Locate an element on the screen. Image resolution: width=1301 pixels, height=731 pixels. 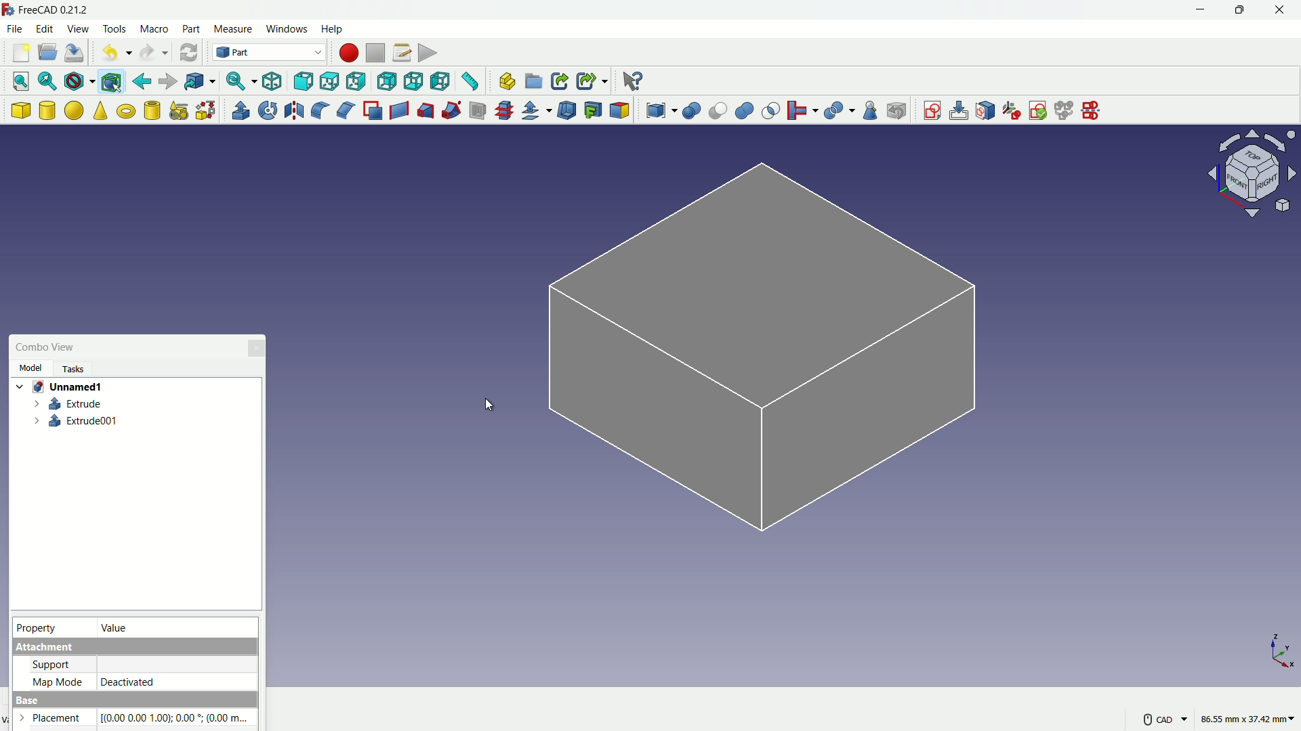
create sub link is located at coordinates (592, 81).